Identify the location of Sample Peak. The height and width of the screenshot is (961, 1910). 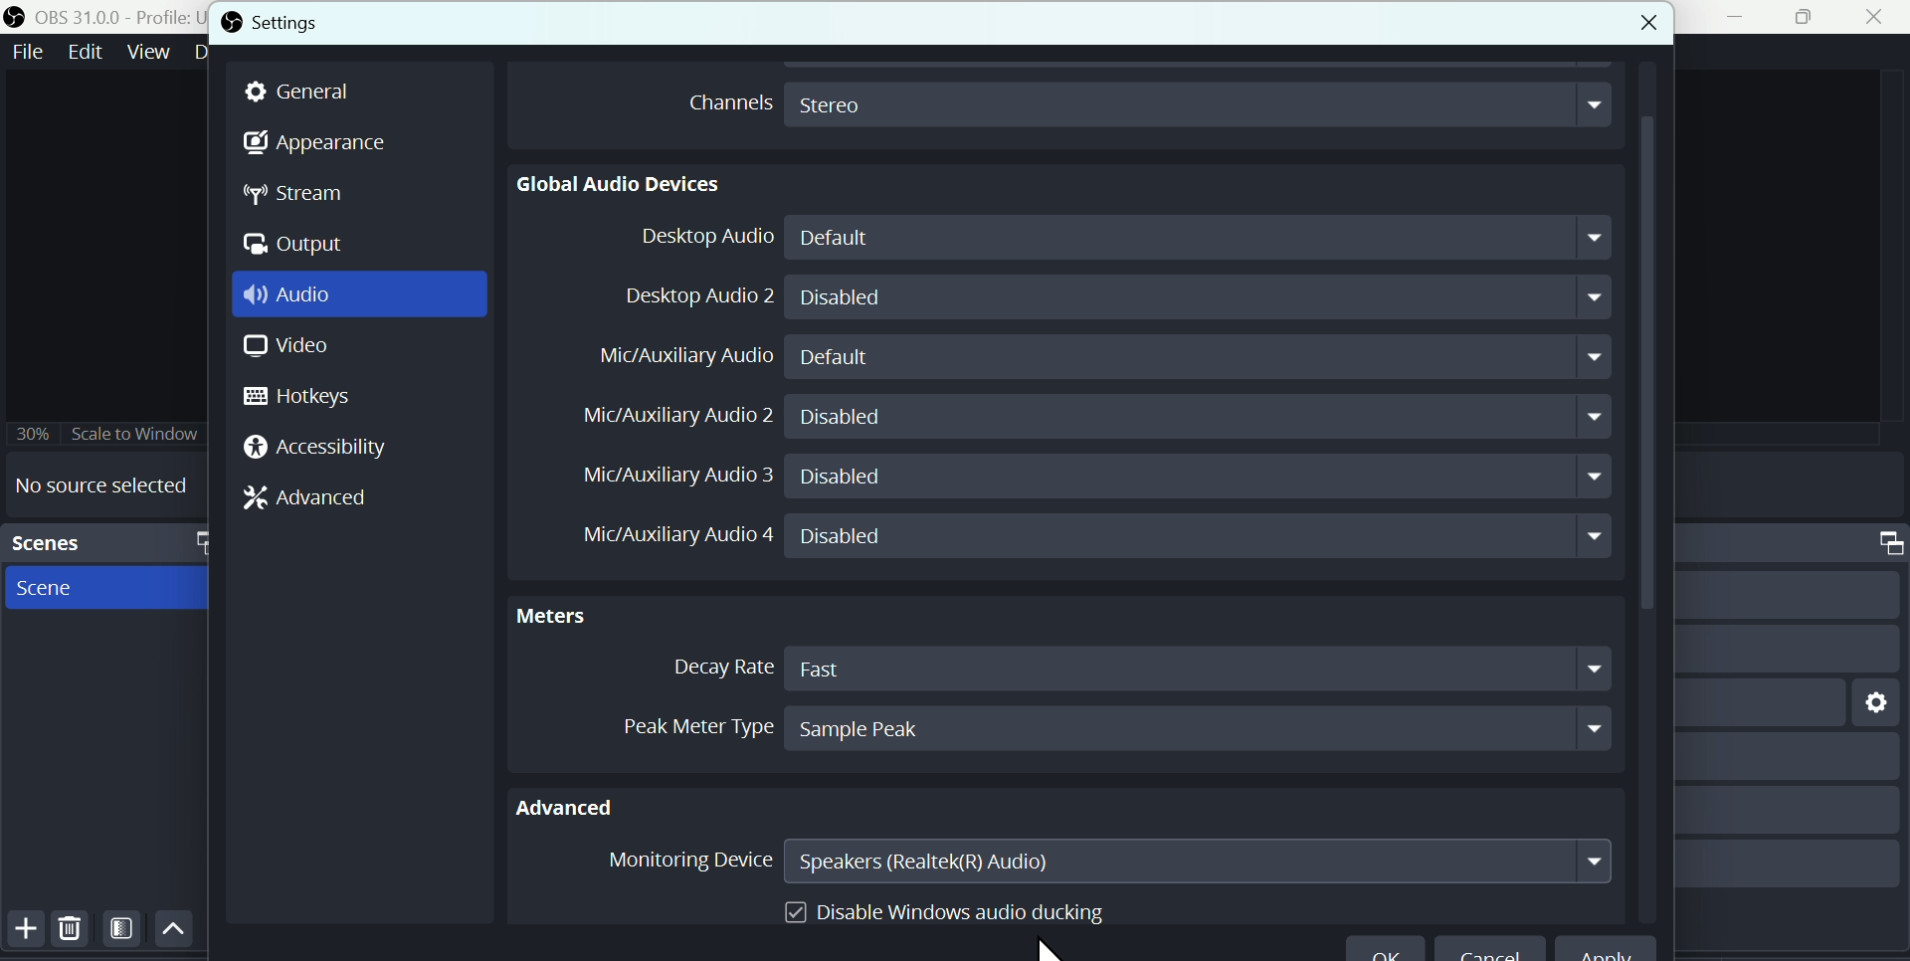
(1198, 729).